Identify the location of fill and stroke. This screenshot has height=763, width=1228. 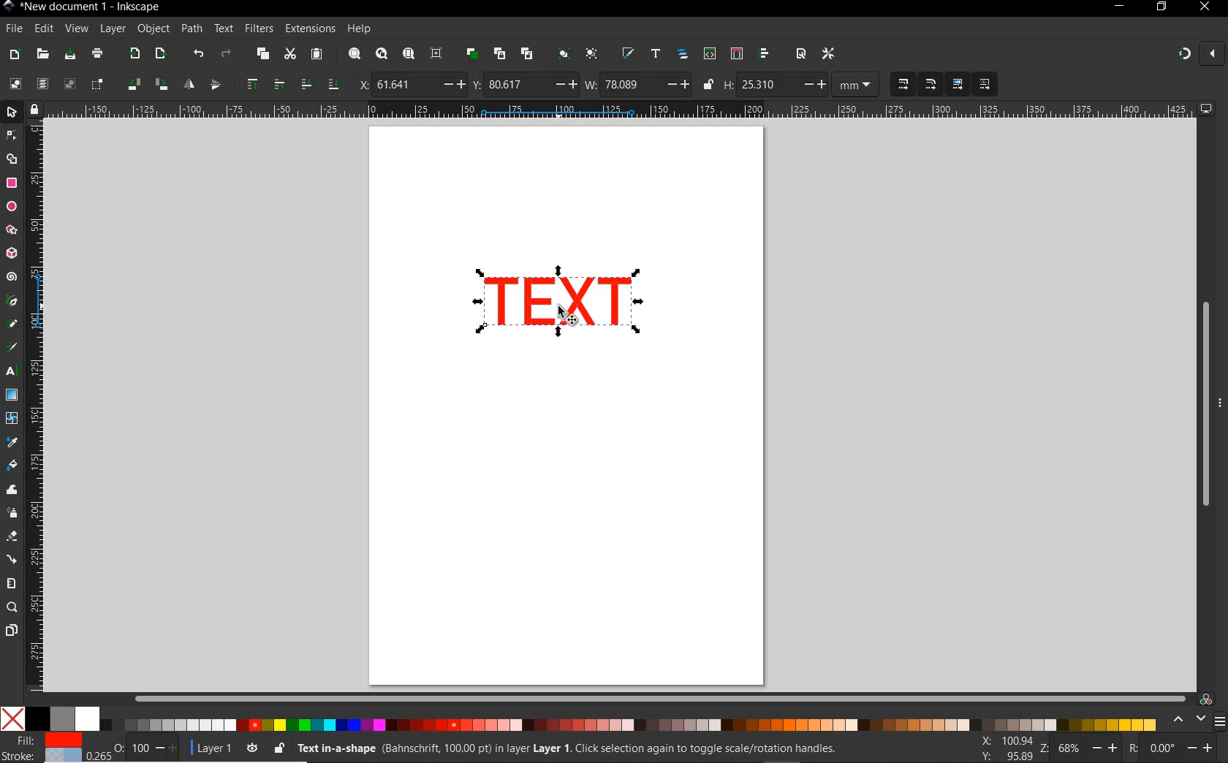
(45, 748).